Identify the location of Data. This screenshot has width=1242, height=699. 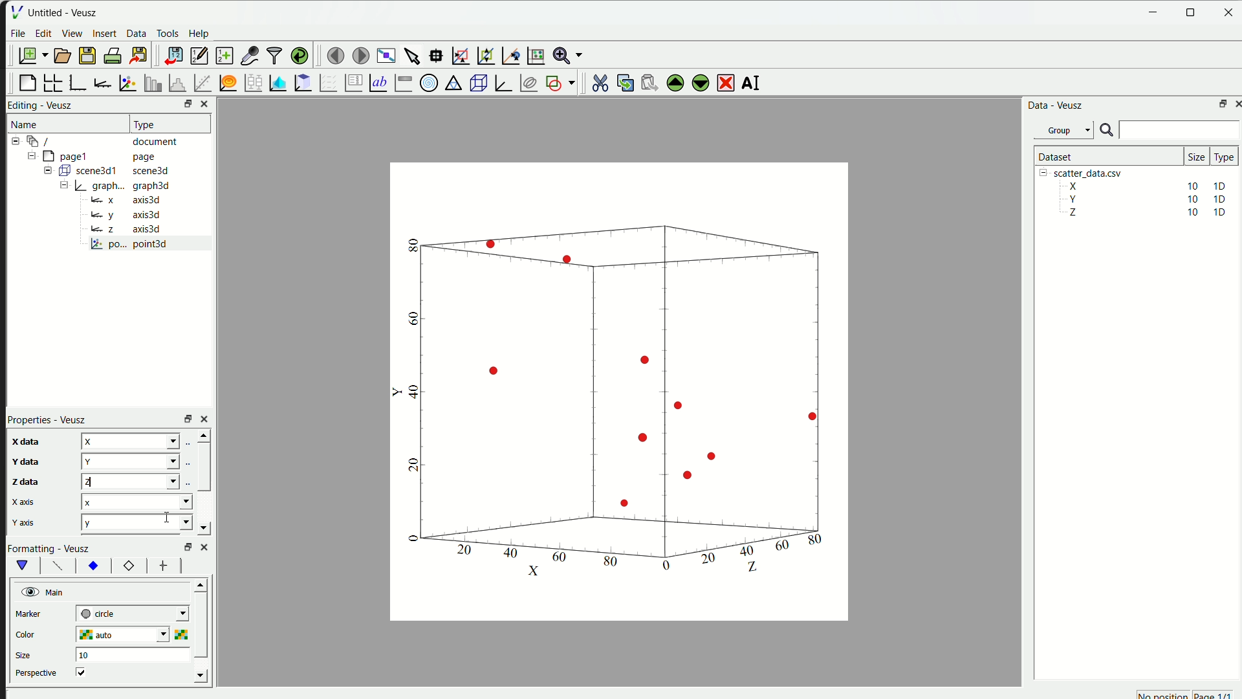
(135, 34).